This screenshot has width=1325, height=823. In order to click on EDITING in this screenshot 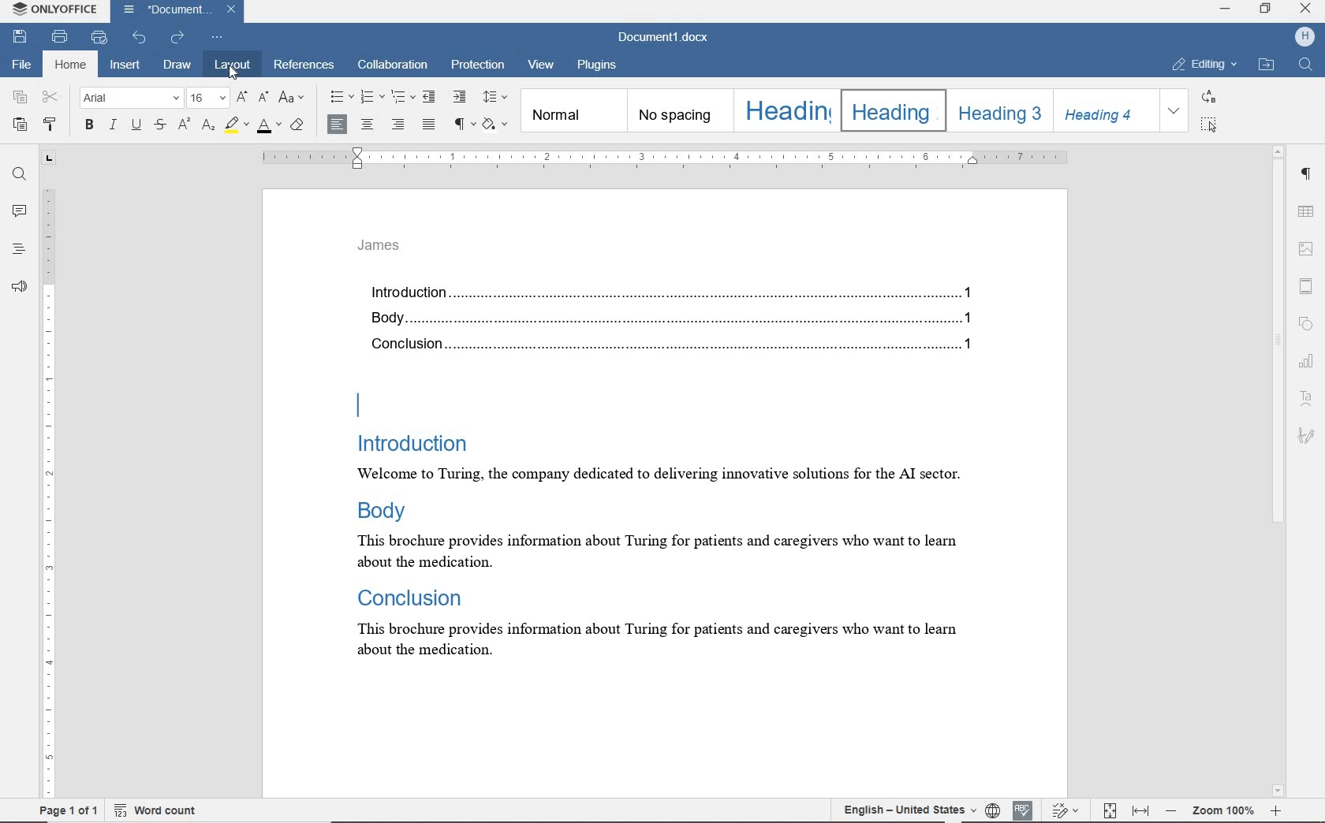, I will do `click(1204, 64)`.